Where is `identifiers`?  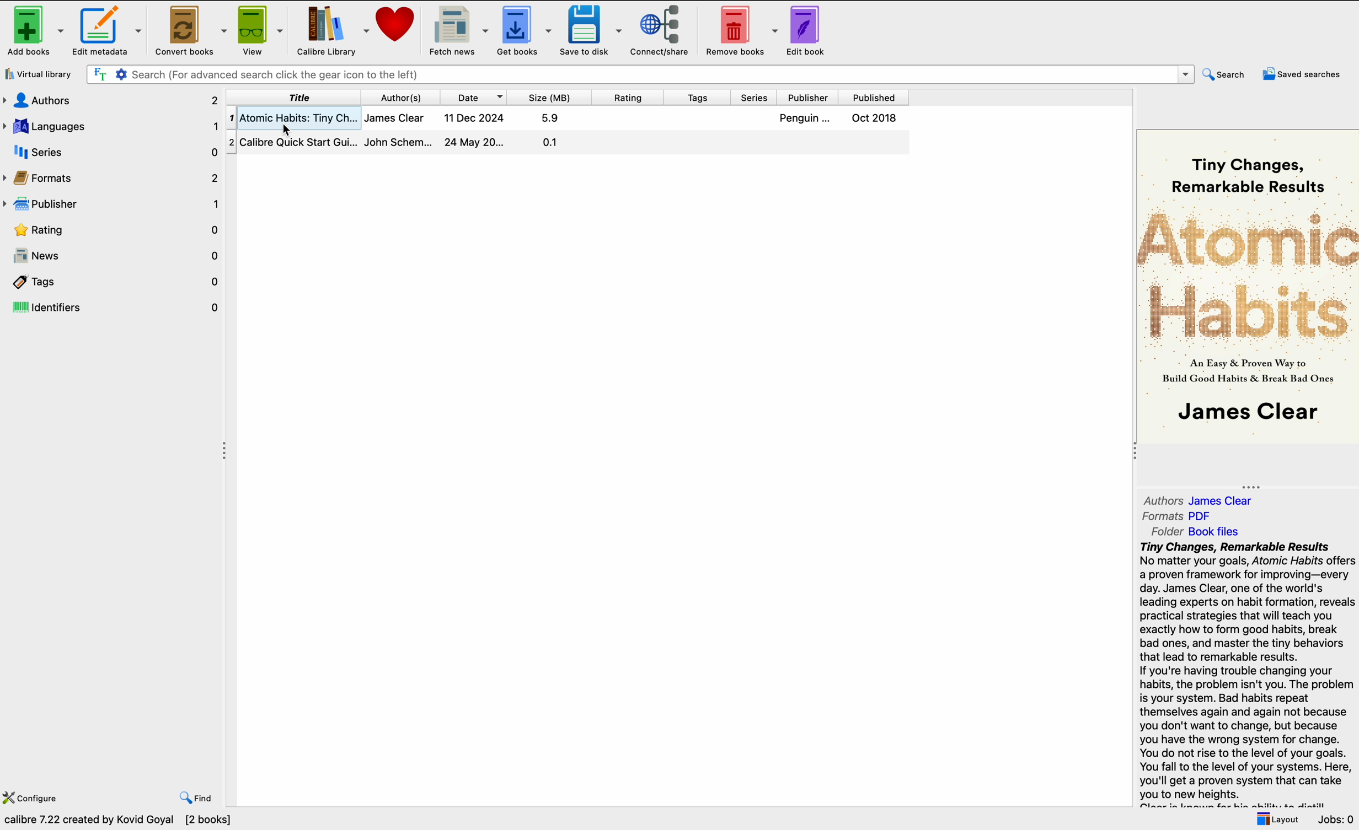 identifiers is located at coordinates (113, 308).